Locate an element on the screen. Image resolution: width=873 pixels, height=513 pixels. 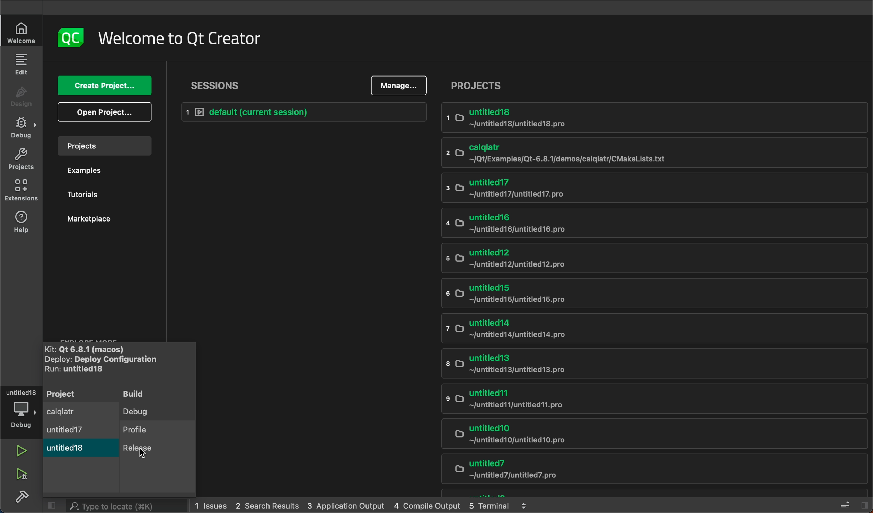
projects is located at coordinates (103, 147).